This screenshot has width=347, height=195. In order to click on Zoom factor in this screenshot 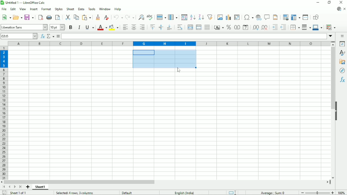, I will do `click(342, 193)`.